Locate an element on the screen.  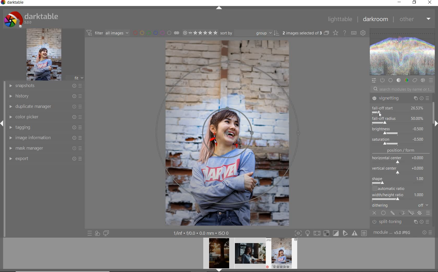
wave form is located at coordinates (403, 52).